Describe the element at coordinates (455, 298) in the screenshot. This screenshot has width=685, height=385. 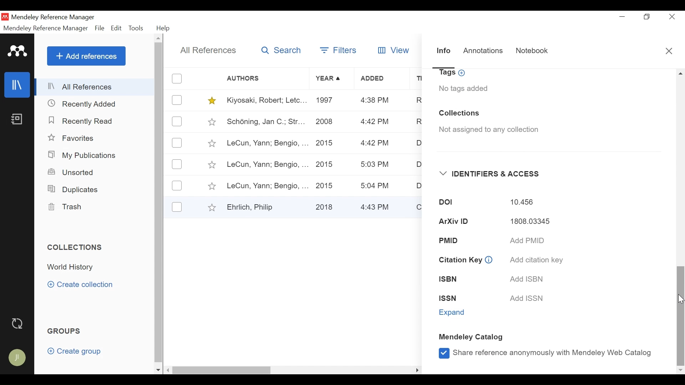
I see `ISSN` at that location.